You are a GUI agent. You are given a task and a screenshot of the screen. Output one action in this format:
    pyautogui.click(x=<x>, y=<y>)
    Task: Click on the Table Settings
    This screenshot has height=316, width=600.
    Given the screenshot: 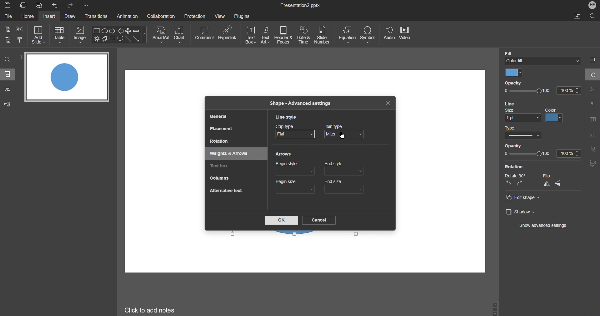 What is the action you would take?
    pyautogui.click(x=592, y=119)
    